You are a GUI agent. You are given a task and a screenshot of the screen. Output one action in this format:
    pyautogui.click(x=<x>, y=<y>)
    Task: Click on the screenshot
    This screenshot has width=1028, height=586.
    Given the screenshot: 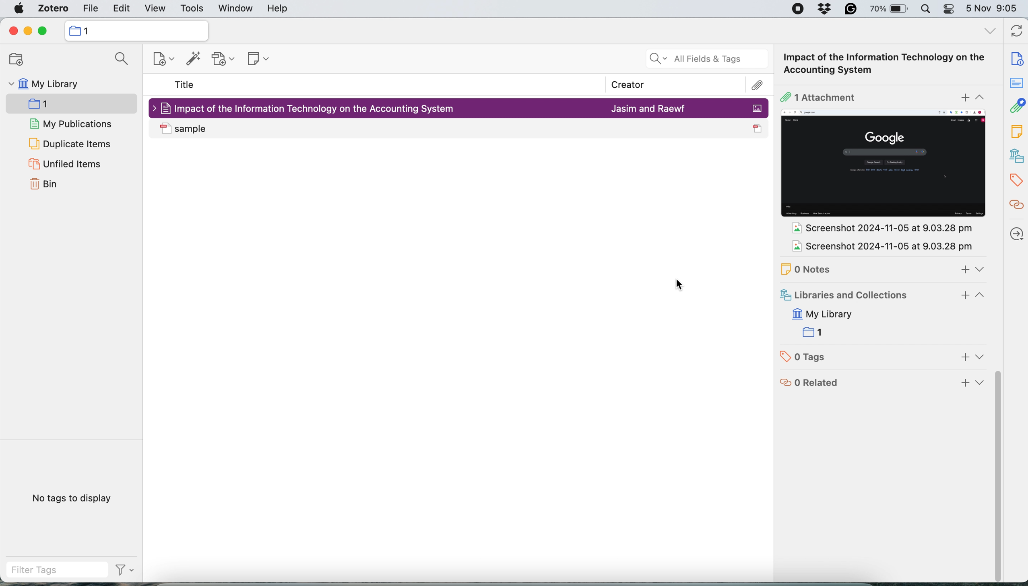 What is the action you would take?
    pyautogui.click(x=884, y=164)
    